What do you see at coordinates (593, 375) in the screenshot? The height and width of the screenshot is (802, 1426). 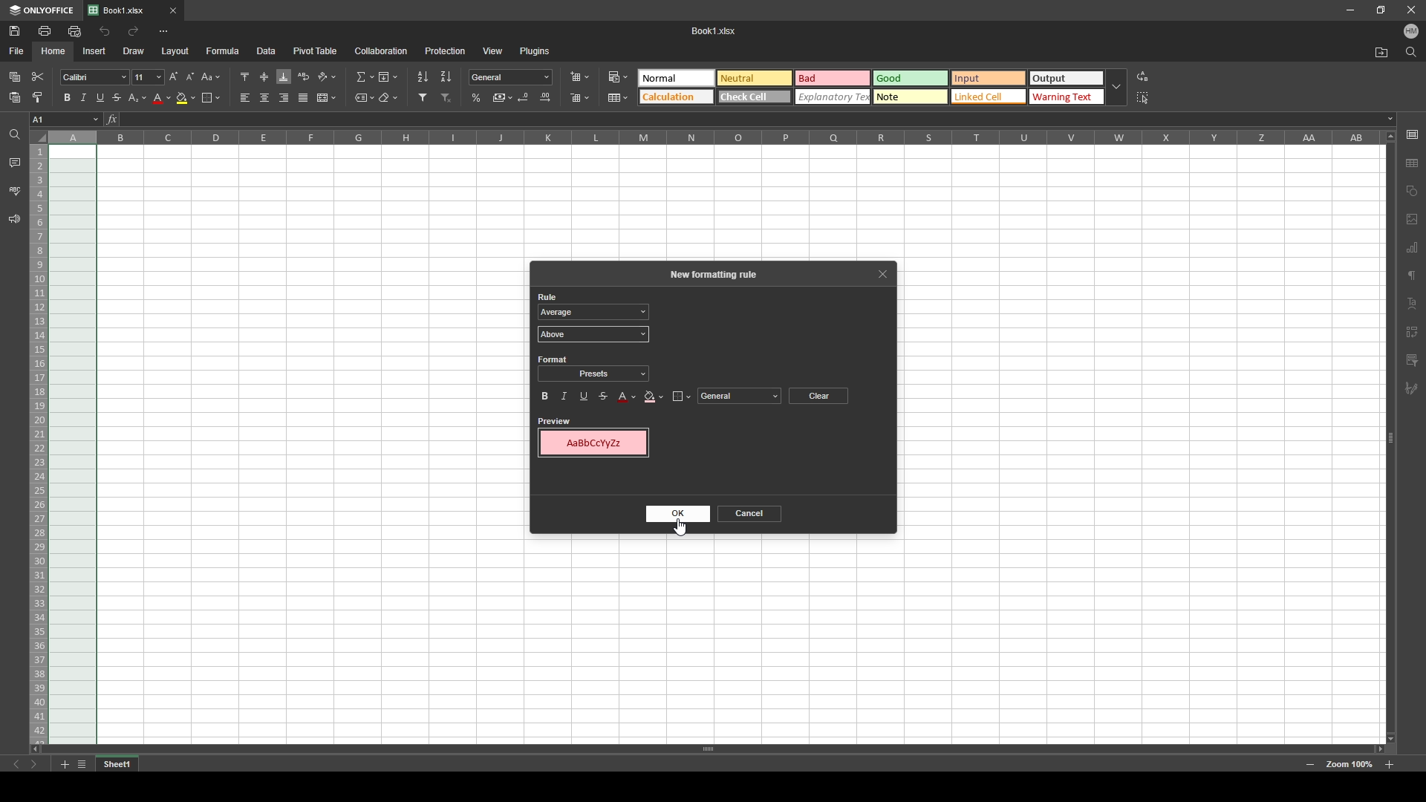 I see `presets` at bounding box center [593, 375].